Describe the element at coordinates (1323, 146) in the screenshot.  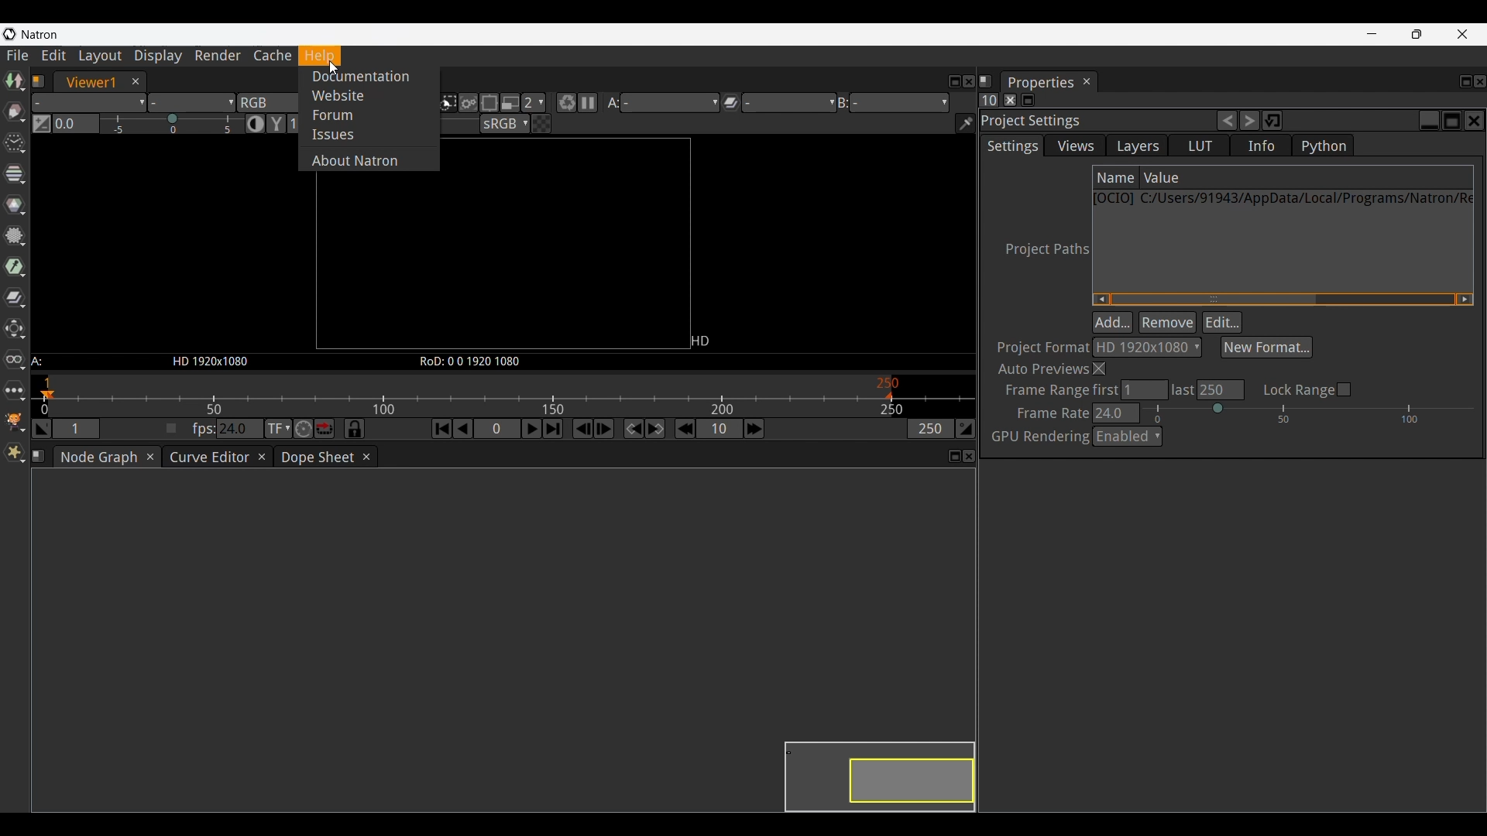
I see `Python settings` at that location.